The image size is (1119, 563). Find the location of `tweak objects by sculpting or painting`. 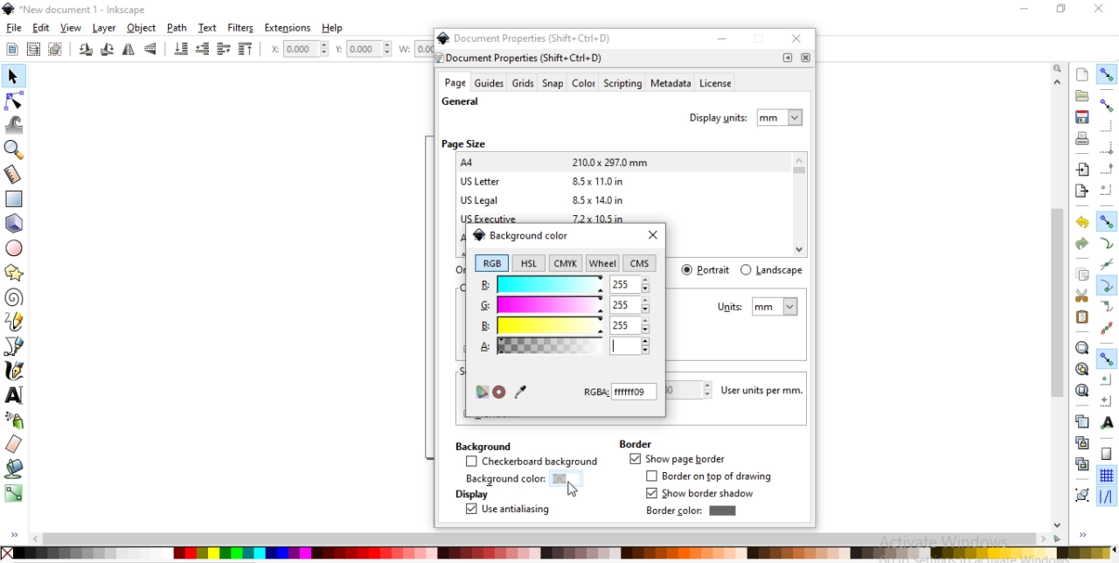

tweak objects by sculpting or painting is located at coordinates (16, 124).